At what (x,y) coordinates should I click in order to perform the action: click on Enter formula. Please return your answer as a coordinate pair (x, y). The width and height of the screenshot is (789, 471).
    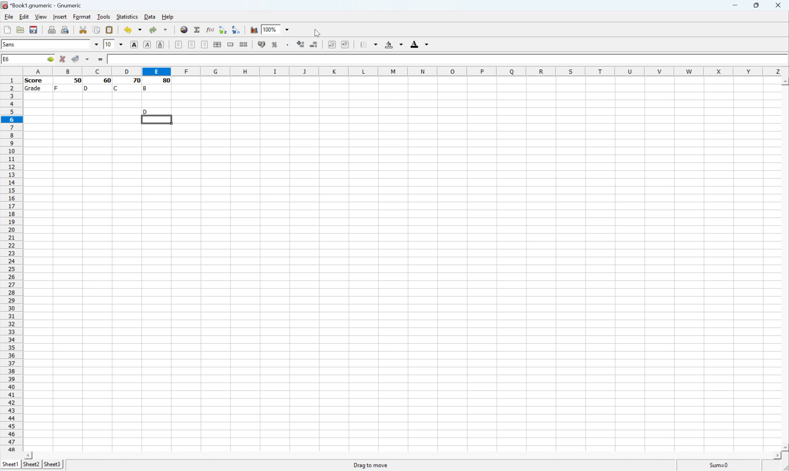
    Looking at the image, I should click on (101, 60).